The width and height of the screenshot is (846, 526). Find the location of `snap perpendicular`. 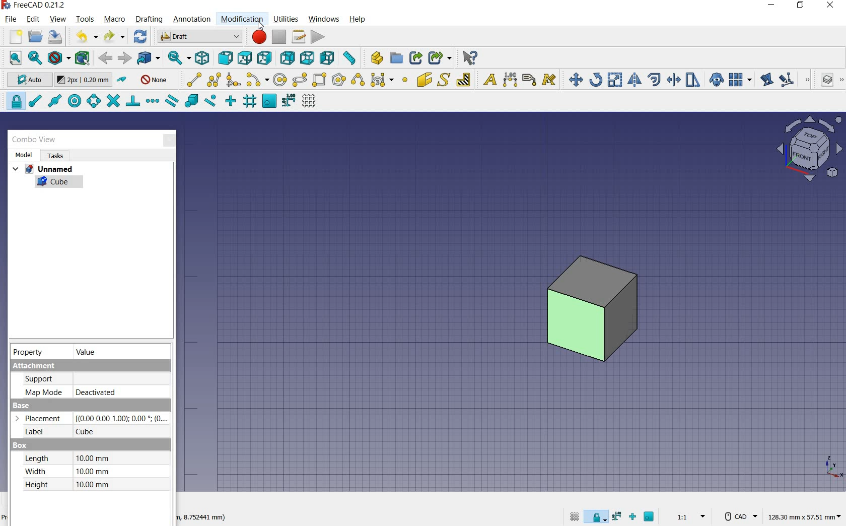

snap perpendicular is located at coordinates (133, 101).